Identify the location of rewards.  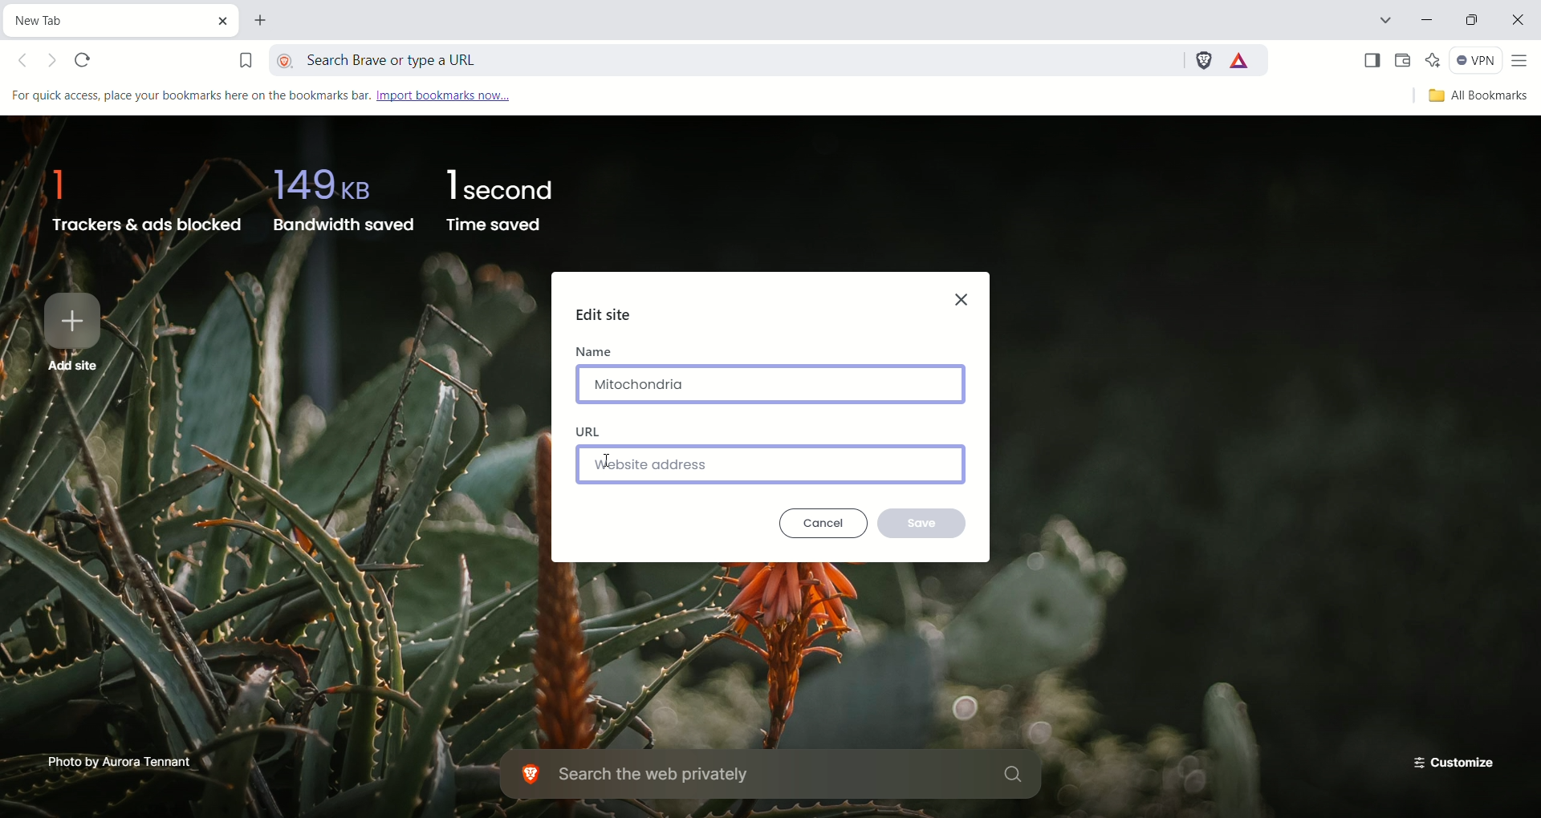
(1241, 61).